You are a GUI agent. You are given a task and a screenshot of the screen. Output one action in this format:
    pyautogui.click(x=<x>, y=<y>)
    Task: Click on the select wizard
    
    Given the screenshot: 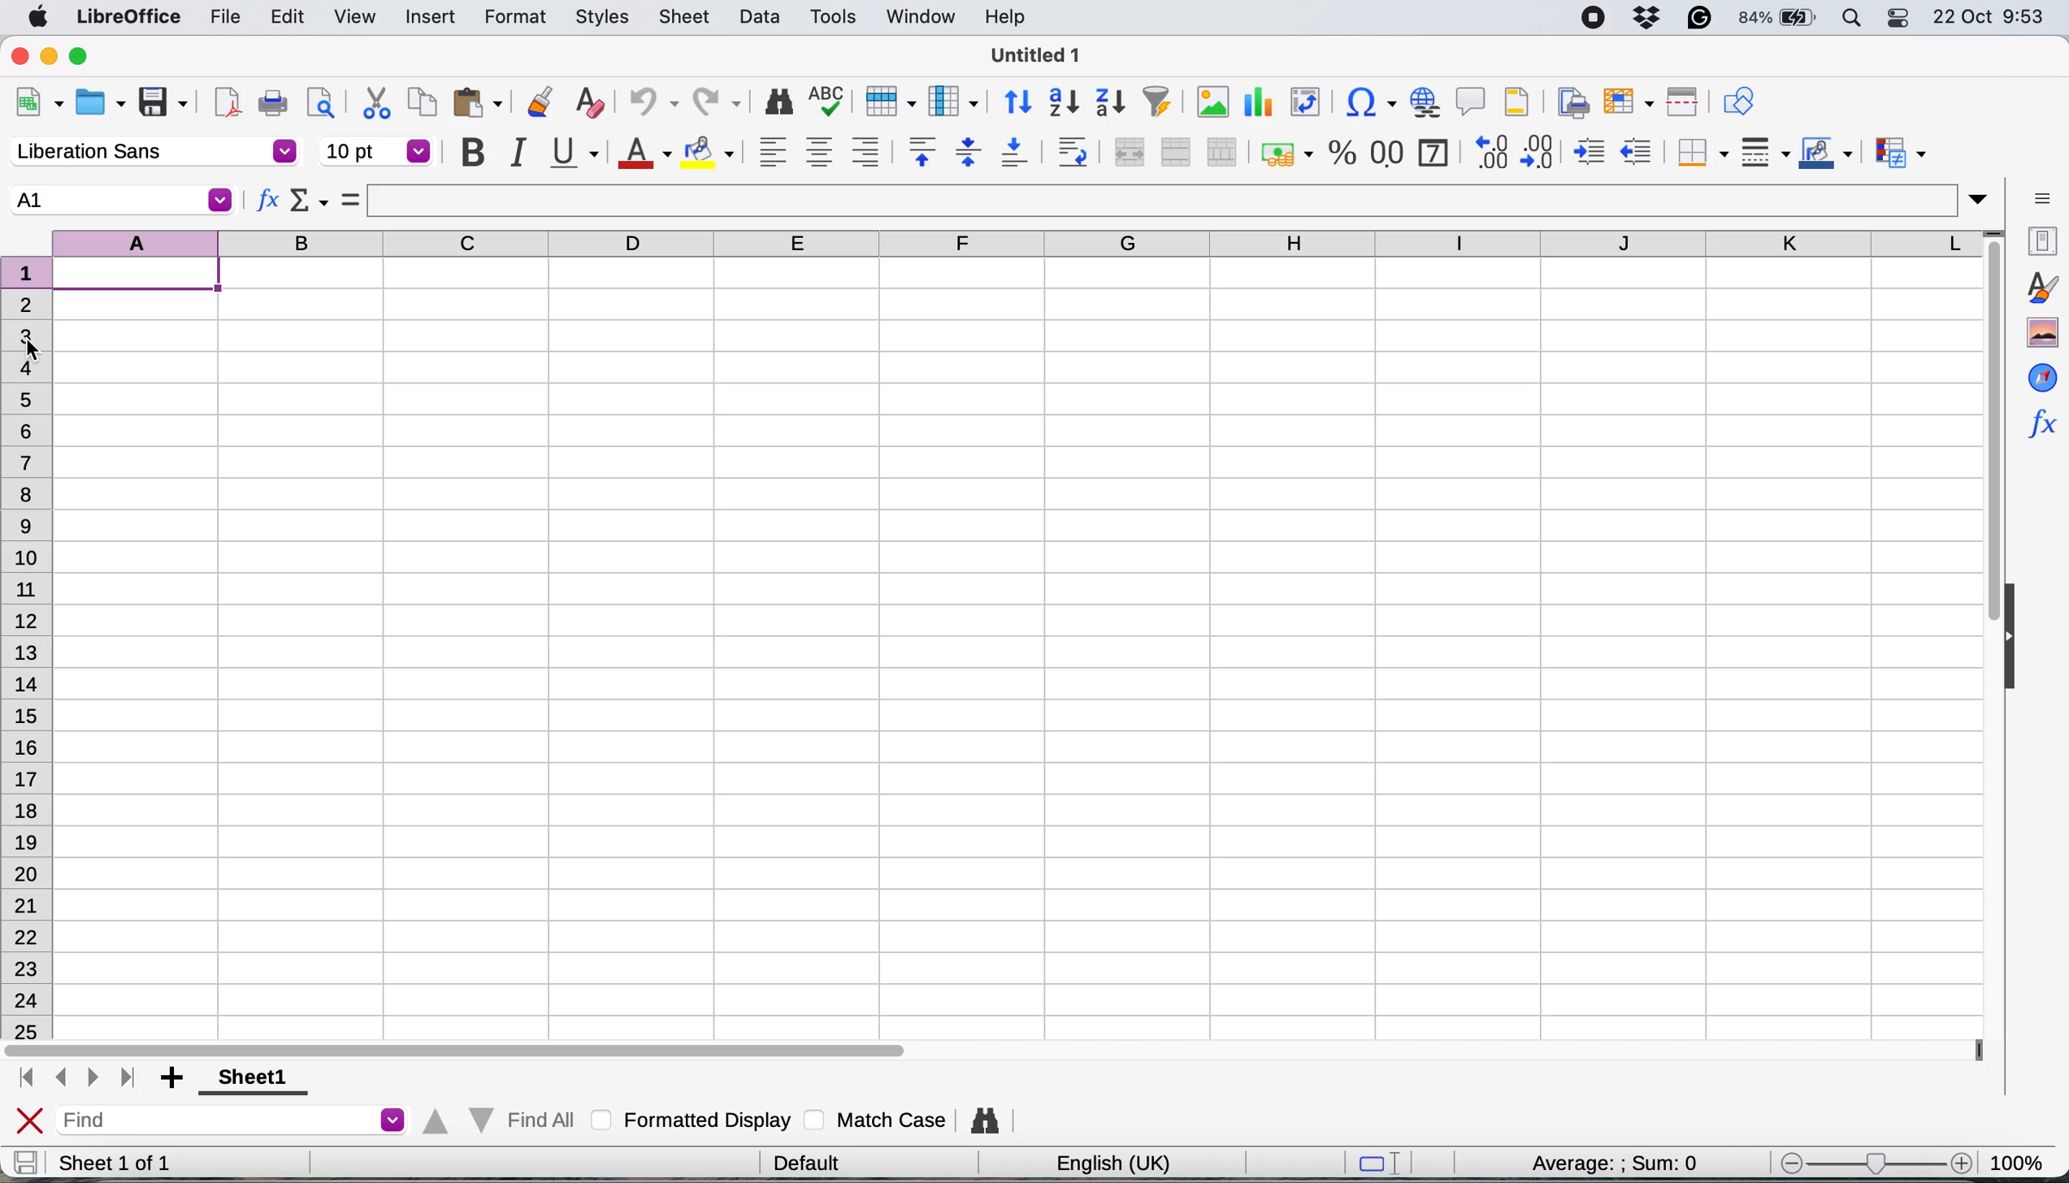 What is the action you would take?
    pyautogui.click(x=310, y=203)
    